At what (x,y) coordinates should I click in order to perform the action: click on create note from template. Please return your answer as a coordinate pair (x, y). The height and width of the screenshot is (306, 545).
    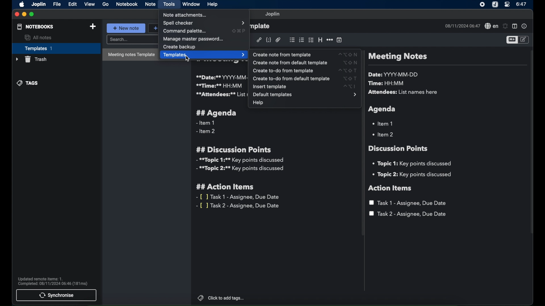
    Looking at the image, I should click on (305, 54).